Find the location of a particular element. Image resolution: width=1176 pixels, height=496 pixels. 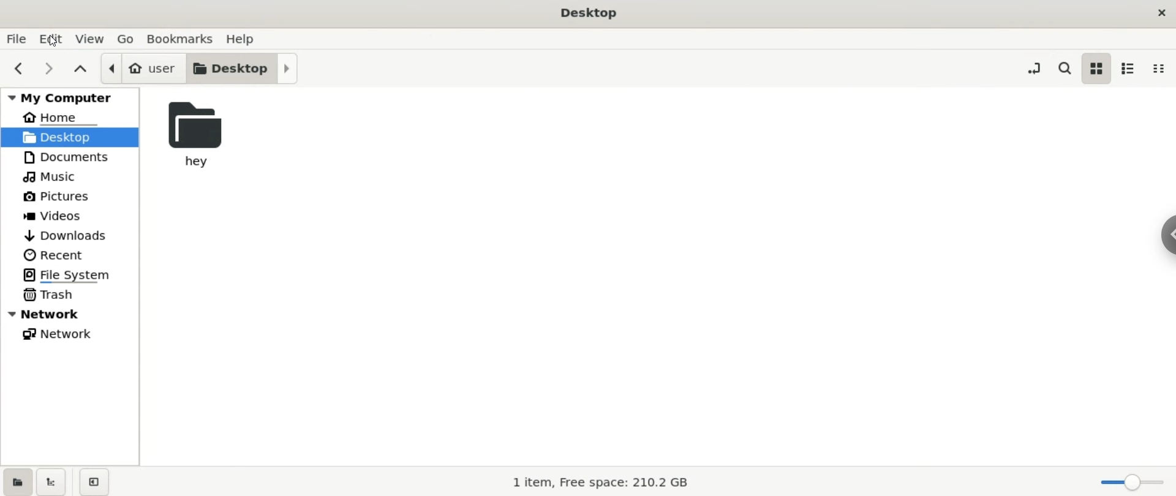

bookmarks is located at coordinates (180, 39).